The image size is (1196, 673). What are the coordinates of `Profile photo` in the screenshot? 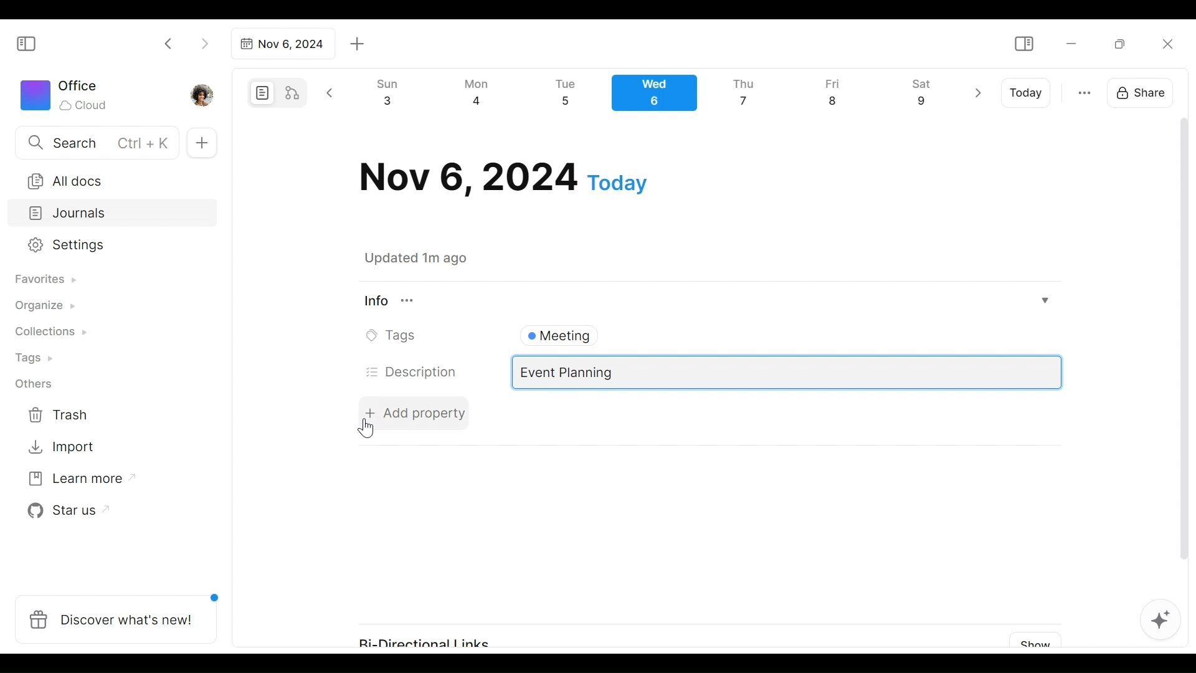 It's located at (203, 92).